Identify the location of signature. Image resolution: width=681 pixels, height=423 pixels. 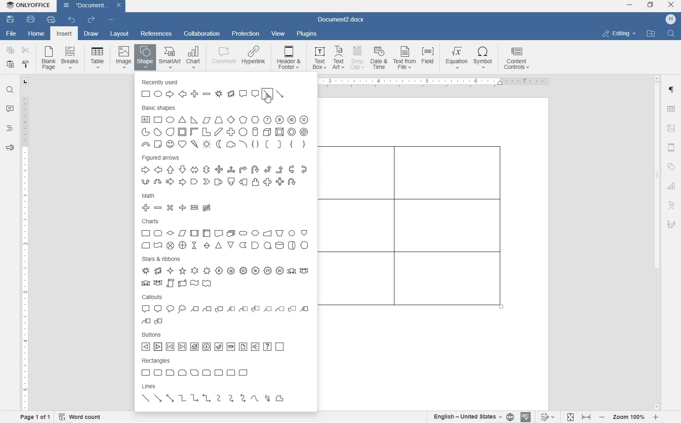
(671, 224).